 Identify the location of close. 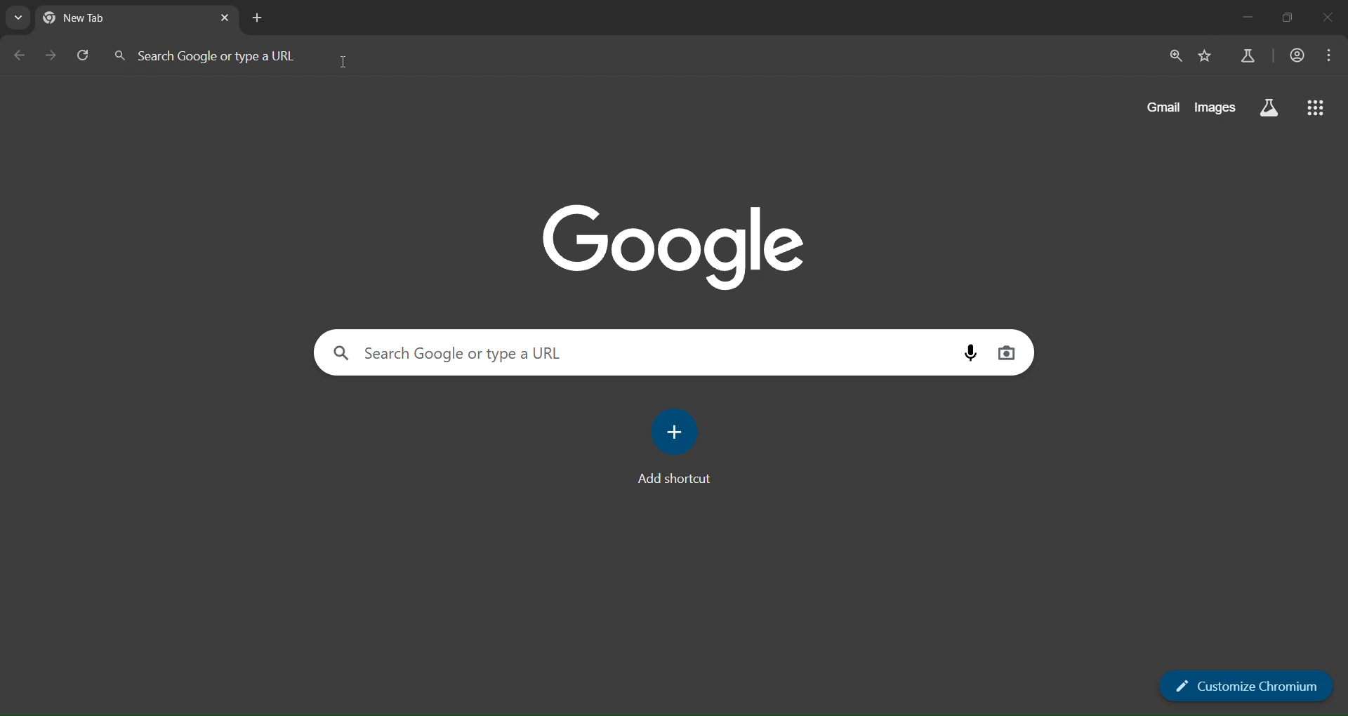
(1327, 16).